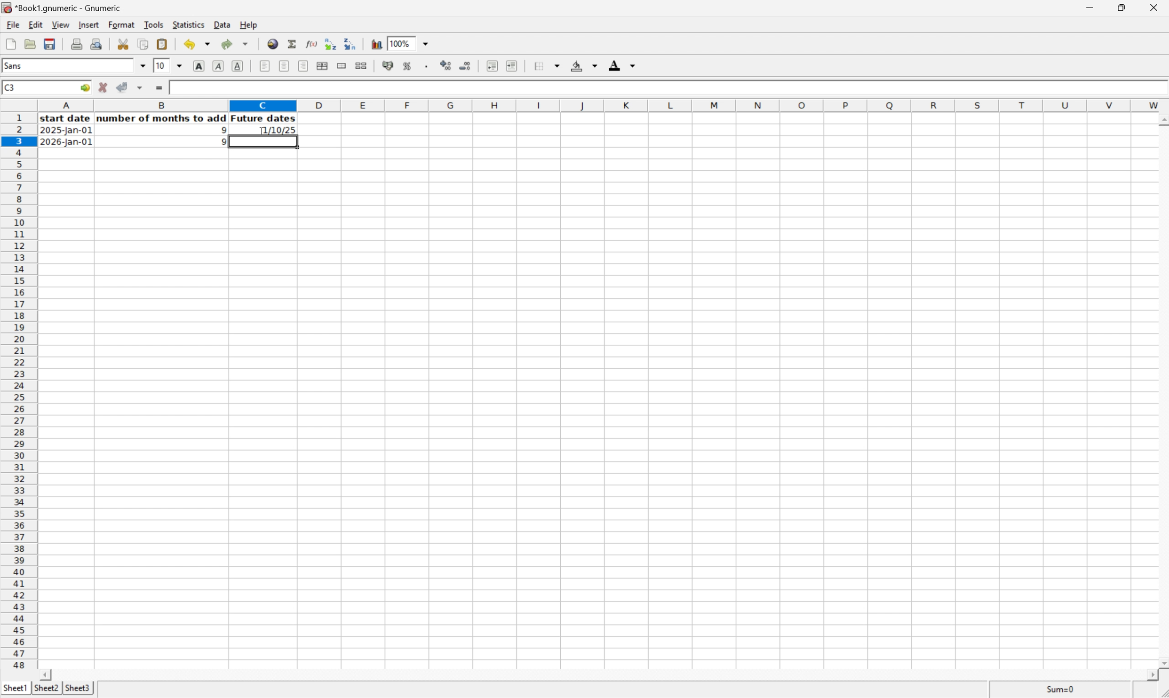 This screenshot has height=698, width=1169. What do you see at coordinates (361, 65) in the screenshot?
I see `Split the ranges of merged cells` at bounding box center [361, 65].